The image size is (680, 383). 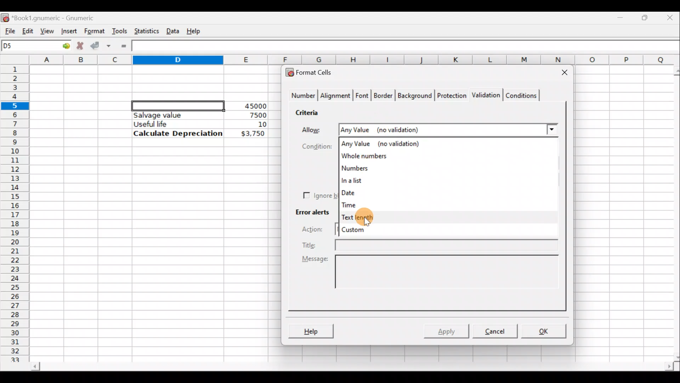 I want to click on Scroll bar, so click(x=672, y=212).